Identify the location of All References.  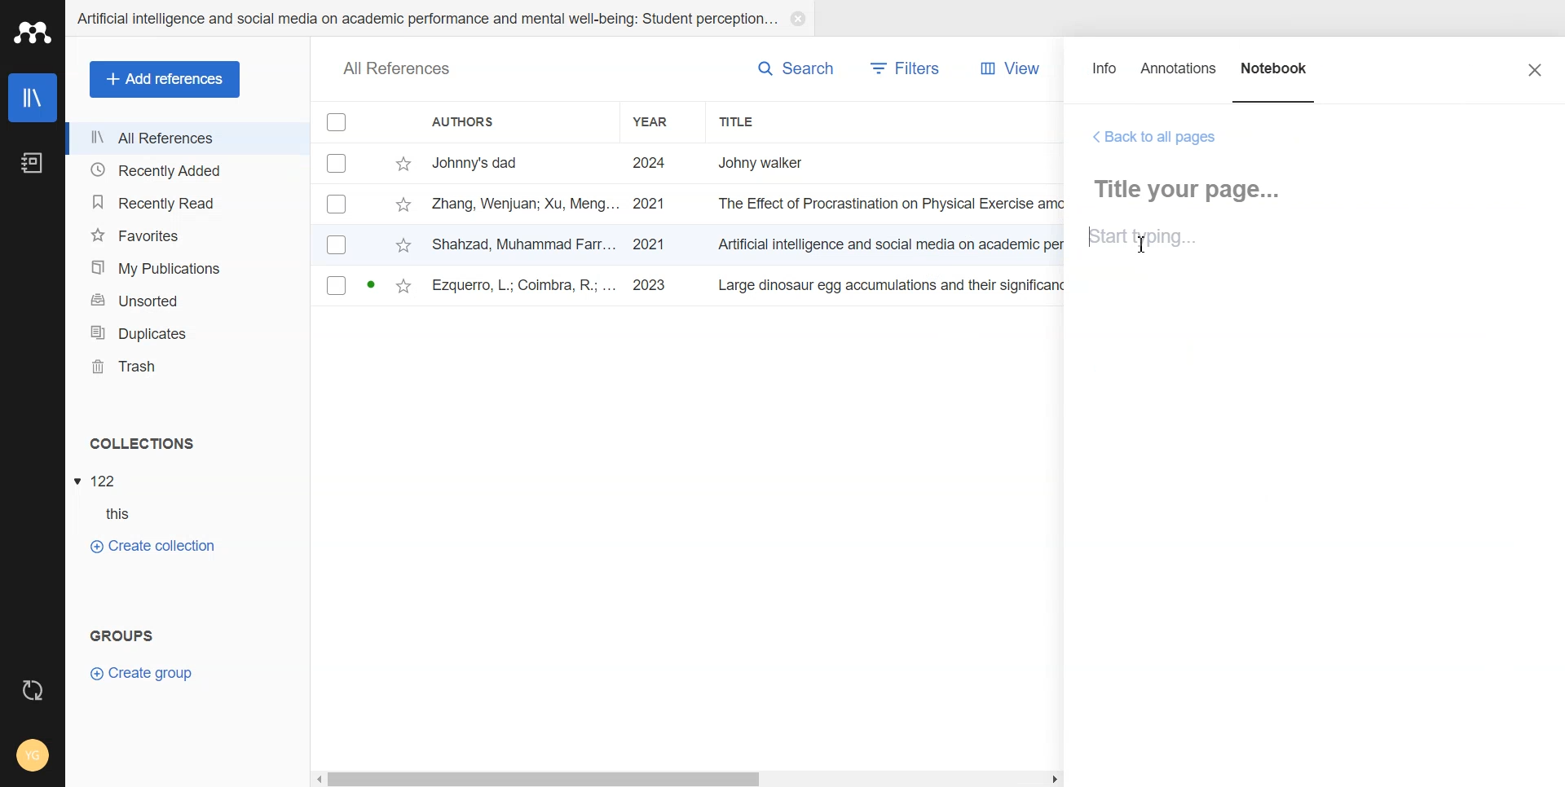
(187, 138).